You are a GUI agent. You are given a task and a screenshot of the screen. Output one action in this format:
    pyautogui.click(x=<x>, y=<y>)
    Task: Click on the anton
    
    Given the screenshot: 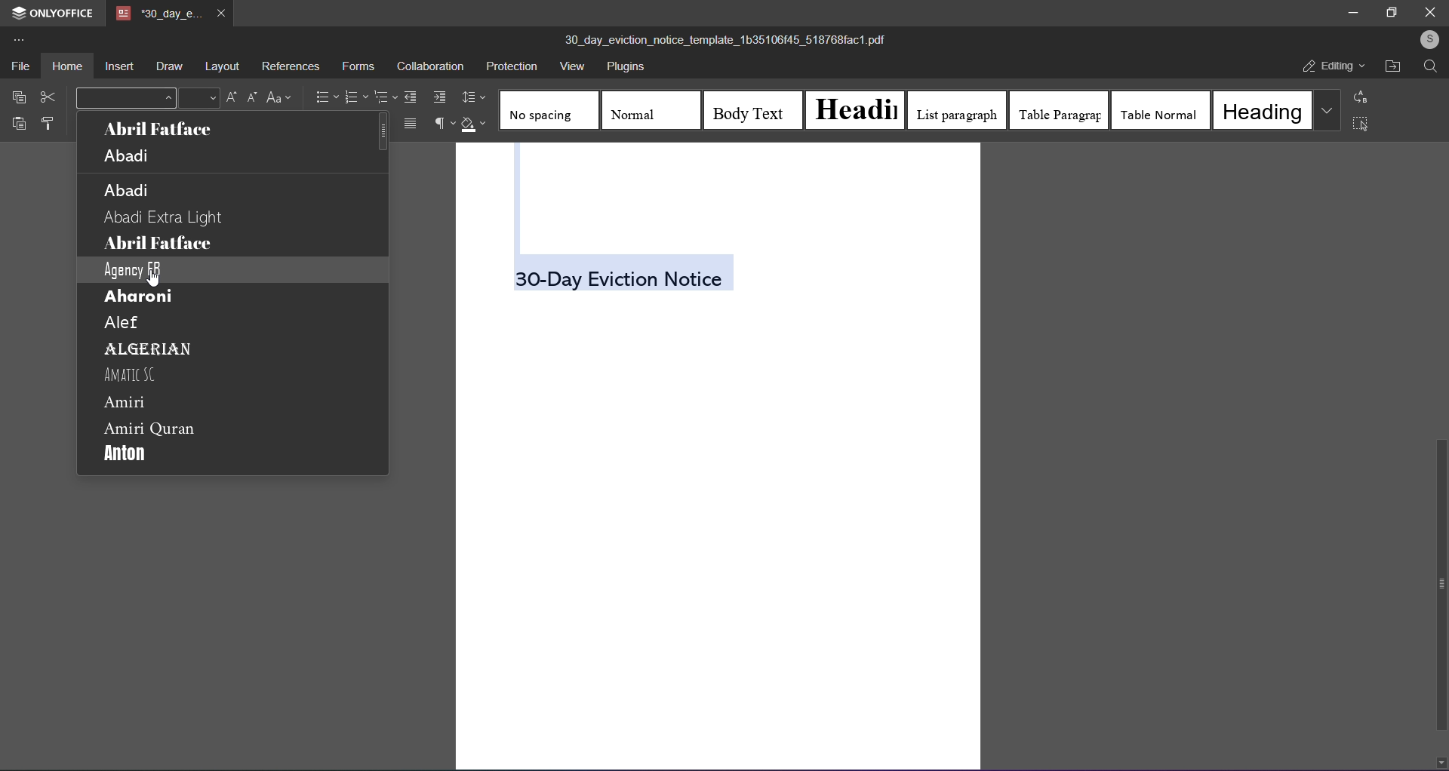 What is the action you would take?
    pyautogui.click(x=128, y=453)
    